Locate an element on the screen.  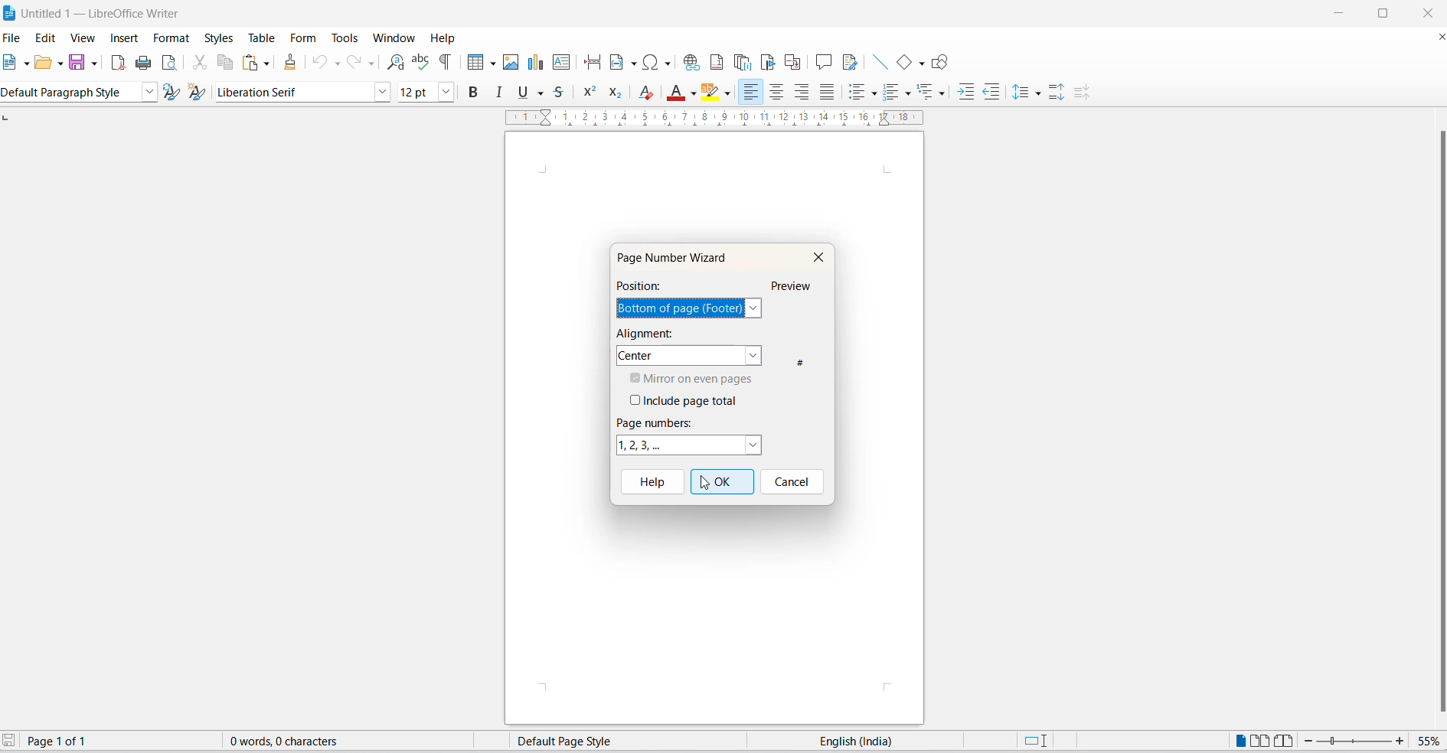
paste options is located at coordinates (249, 64).